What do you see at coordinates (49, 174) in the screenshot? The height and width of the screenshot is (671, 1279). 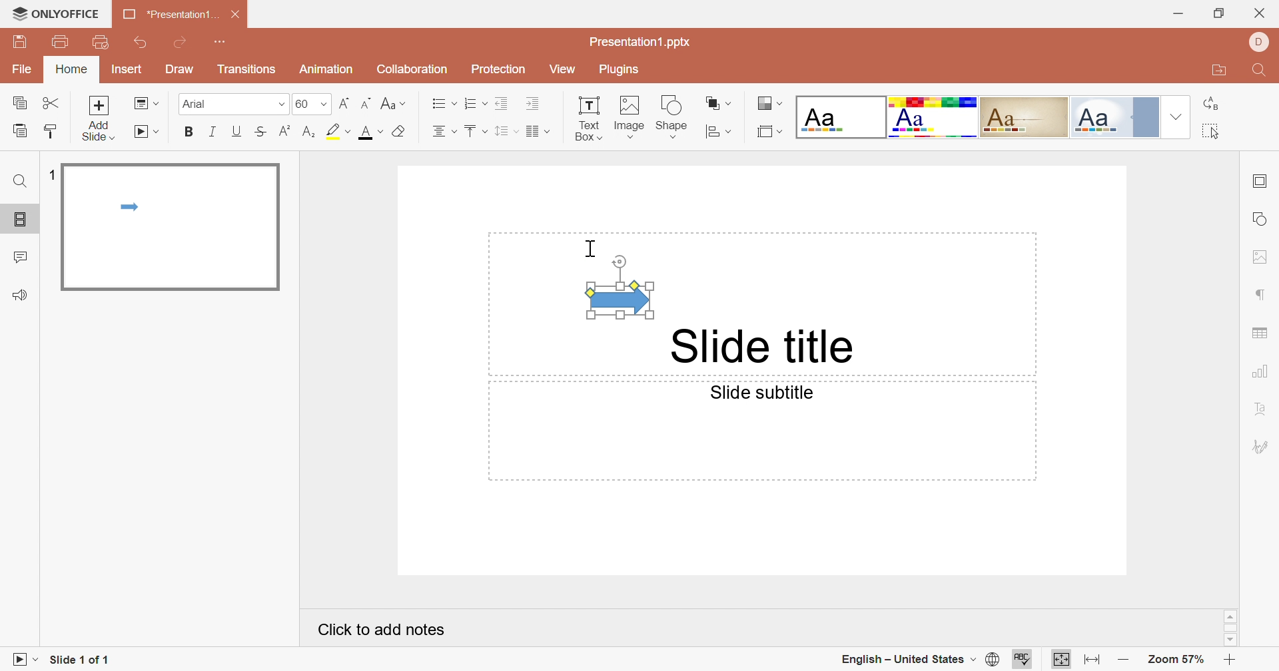 I see `1` at bounding box center [49, 174].